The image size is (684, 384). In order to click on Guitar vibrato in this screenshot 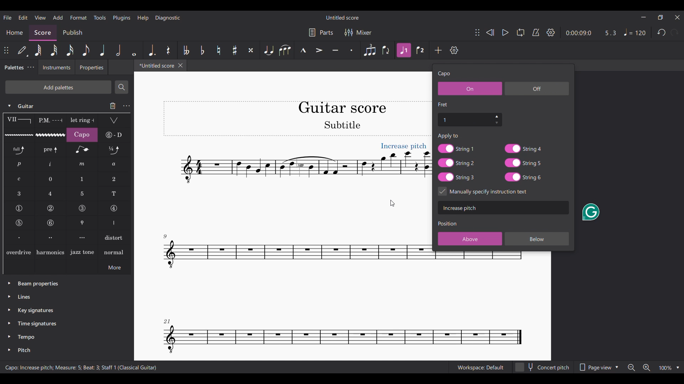, I will do `click(19, 135)`.